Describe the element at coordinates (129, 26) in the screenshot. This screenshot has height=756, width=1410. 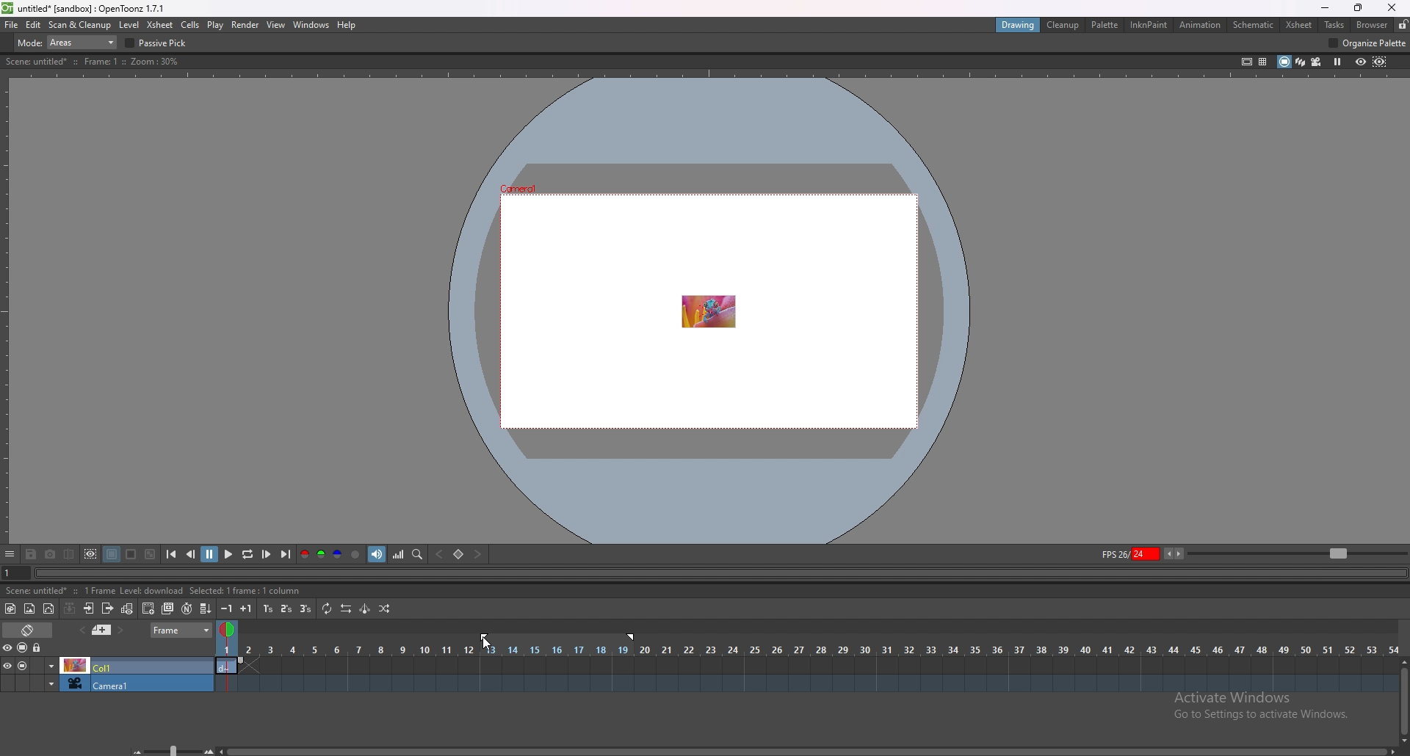
I see `level` at that location.